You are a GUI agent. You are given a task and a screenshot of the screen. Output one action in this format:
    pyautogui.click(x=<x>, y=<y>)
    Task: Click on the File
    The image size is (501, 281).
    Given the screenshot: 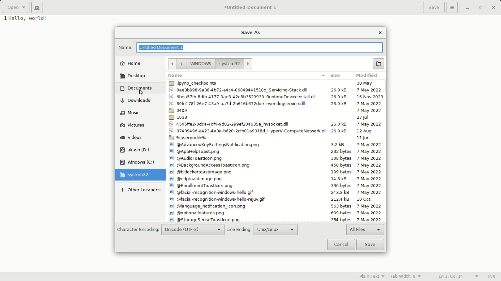 What is the action you would take?
    pyautogui.click(x=275, y=193)
    